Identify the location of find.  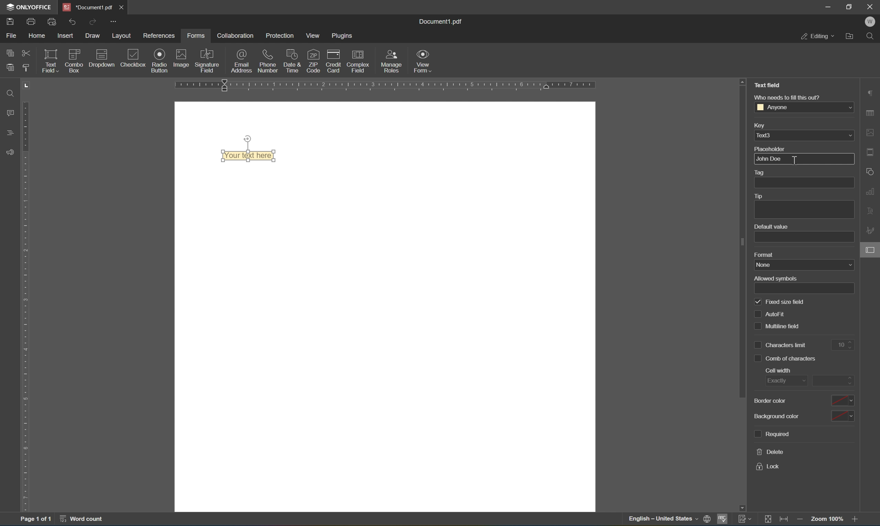
(13, 94).